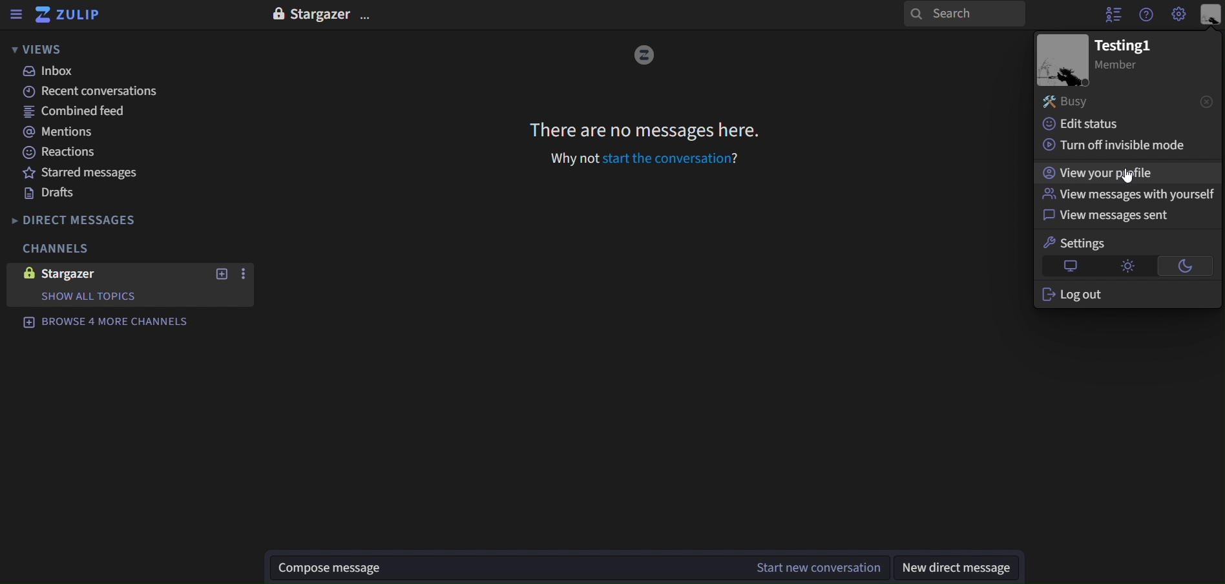 The height and width of the screenshot is (584, 1225). What do you see at coordinates (1105, 215) in the screenshot?
I see `view messages sent` at bounding box center [1105, 215].